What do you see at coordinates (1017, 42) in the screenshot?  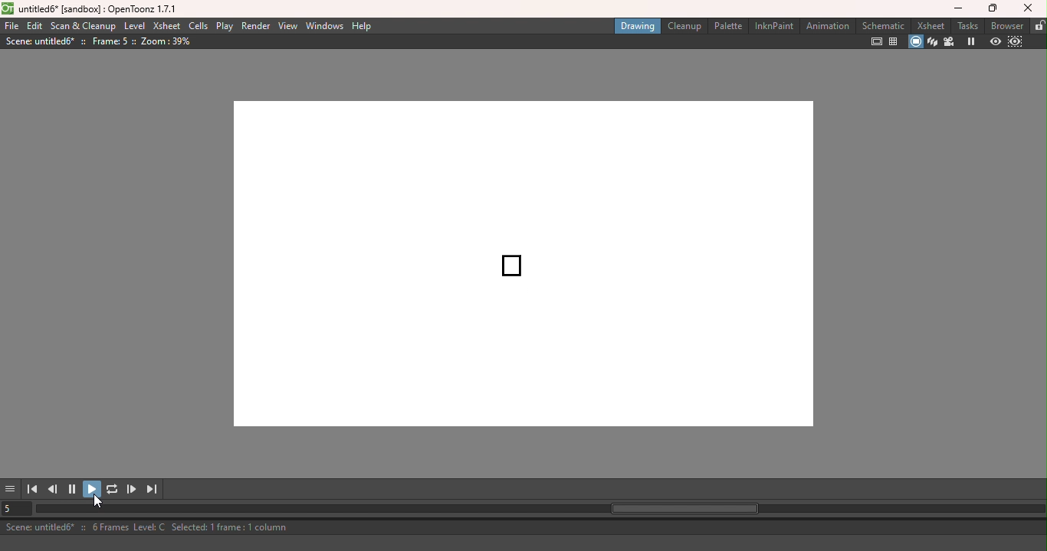 I see `Sub-camera preview` at bounding box center [1017, 42].